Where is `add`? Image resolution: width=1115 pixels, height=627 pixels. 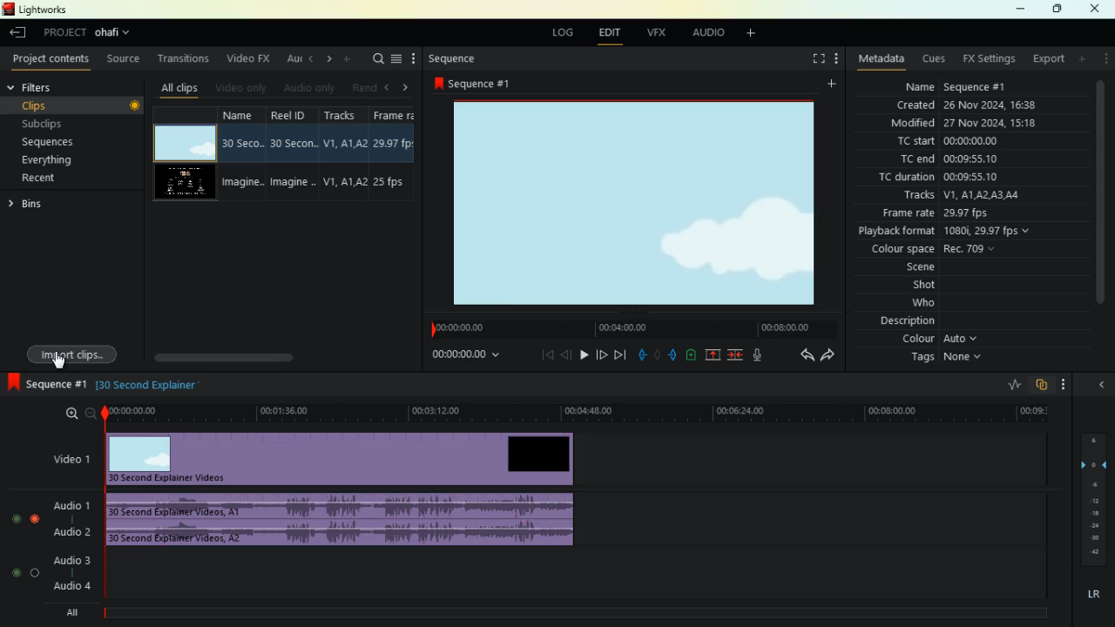 add is located at coordinates (835, 84).